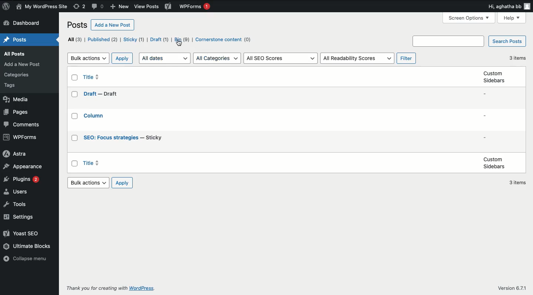 This screenshot has width=533, height=295. Describe the element at coordinates (509, 6) in the screenshot. I see `Hi user` at that location.